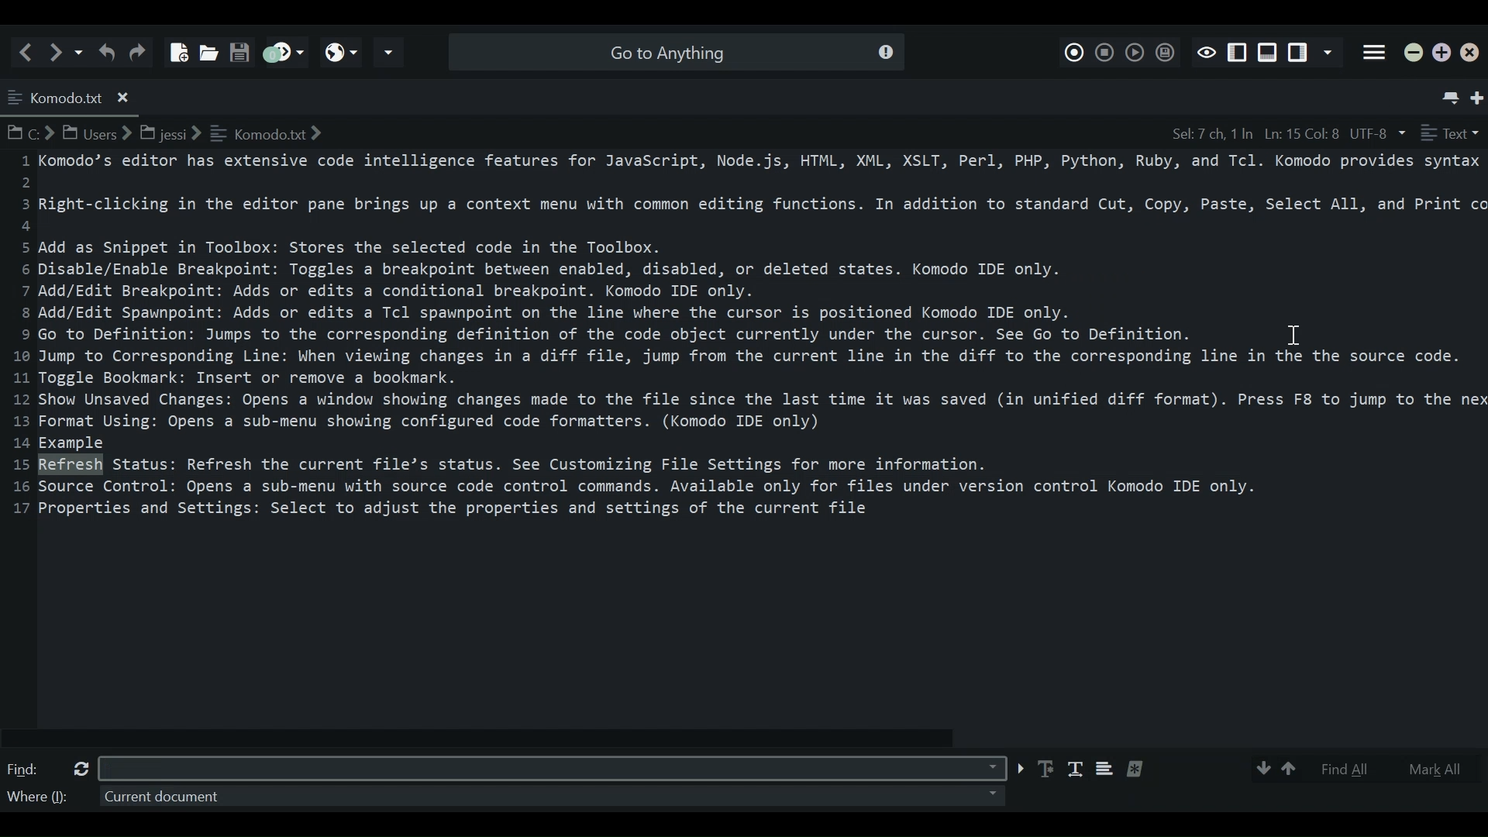  Describe the element at coordinates (176, 46) in the screenshot. I see `New File` at that location.